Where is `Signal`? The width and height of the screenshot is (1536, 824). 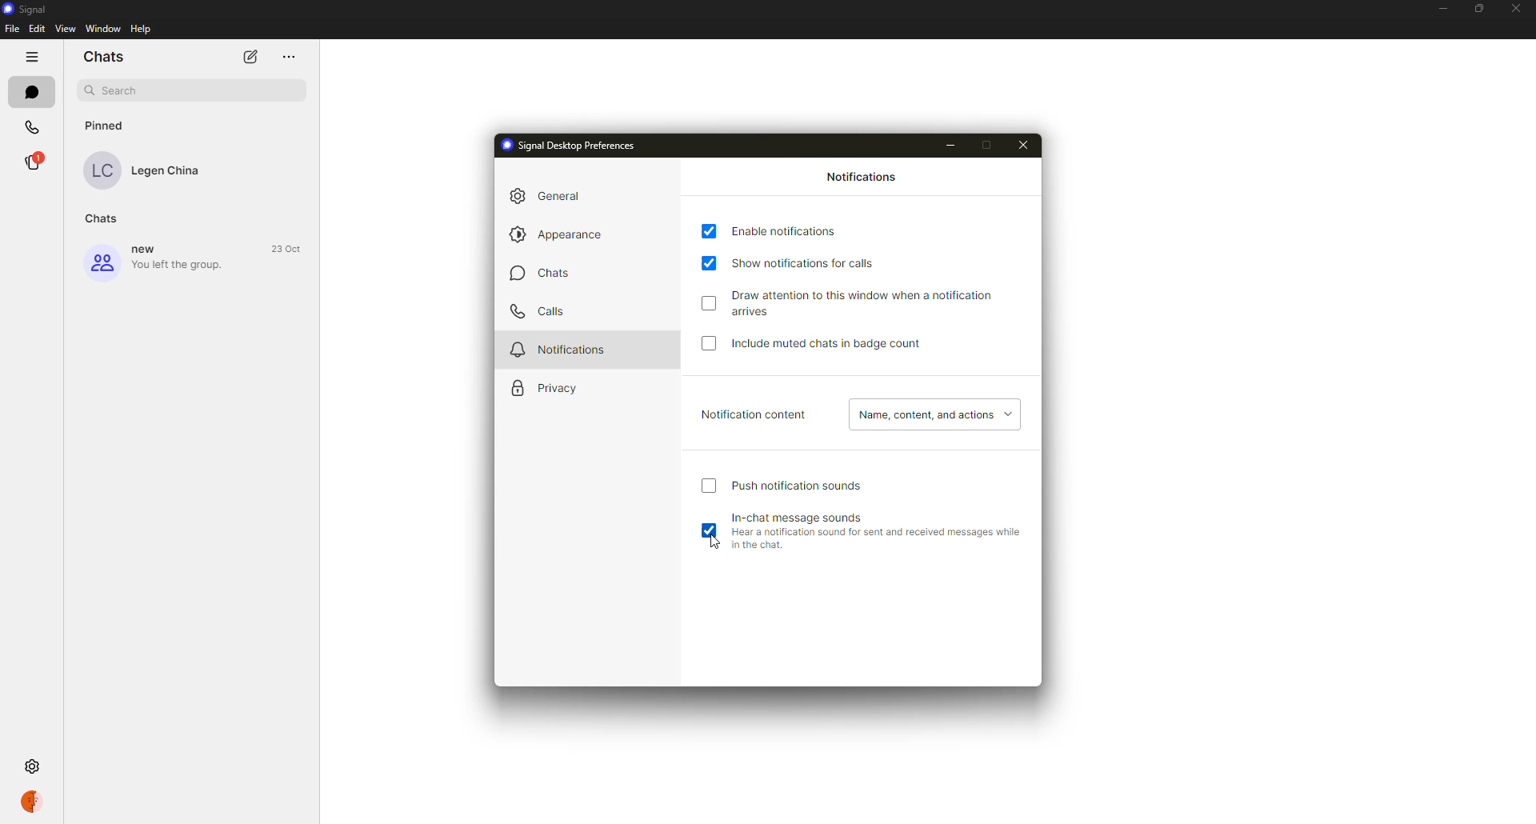 Signal is located at coordinates (27, 10).